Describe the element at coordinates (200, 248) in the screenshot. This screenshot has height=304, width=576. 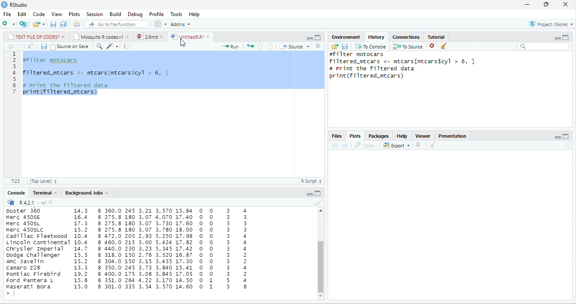
I see `0000000000000` at that location.